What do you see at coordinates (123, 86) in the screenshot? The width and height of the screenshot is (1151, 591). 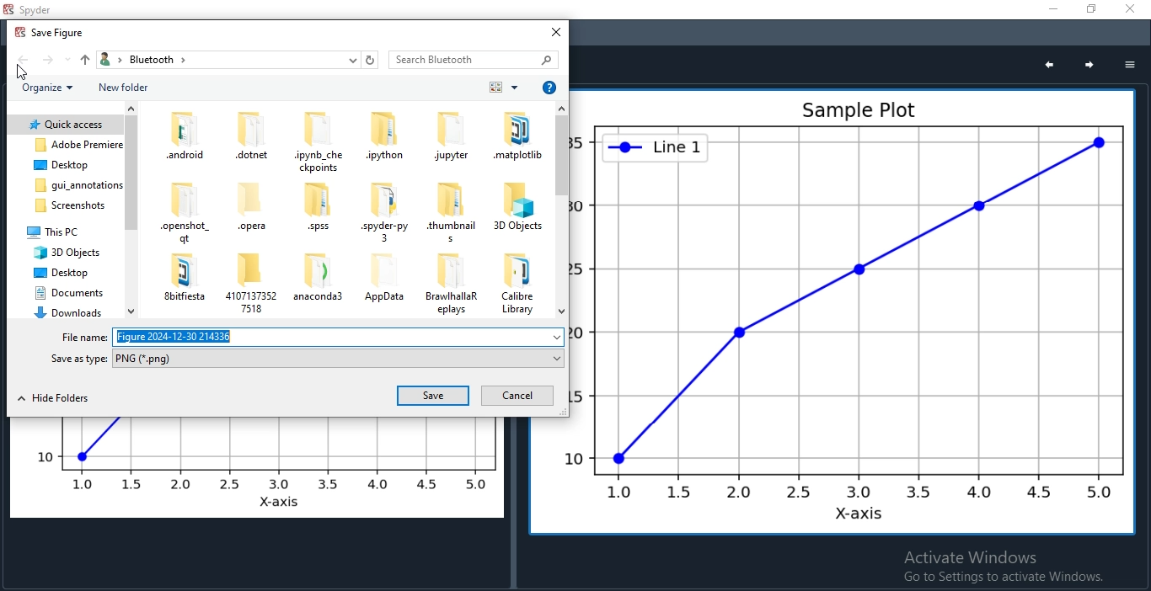 I see `new folder` at bounding box center [123, 86].